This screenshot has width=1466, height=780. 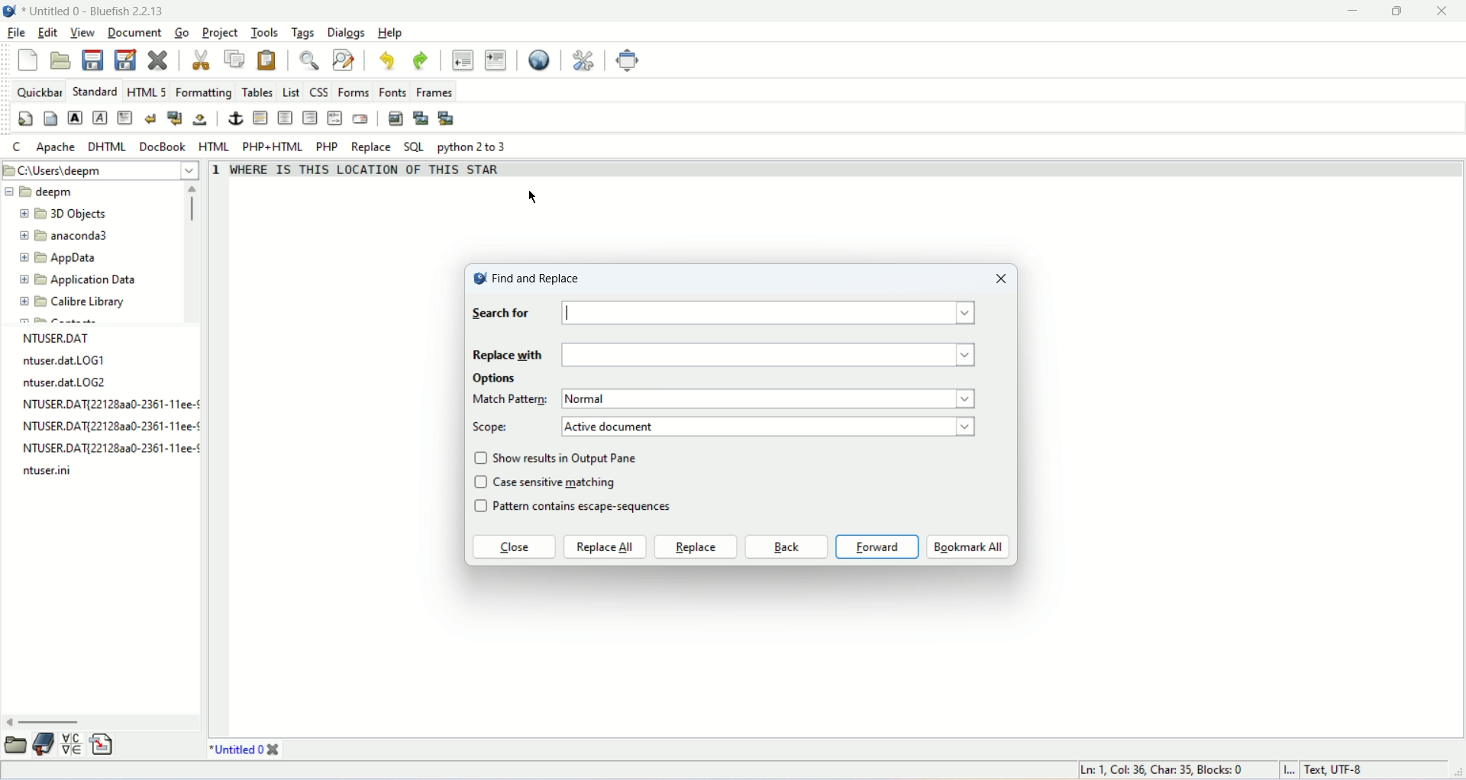 What do you see at coordinates (151, 118) in the screenshot?
I see `break` at bounding box center [151, 118].